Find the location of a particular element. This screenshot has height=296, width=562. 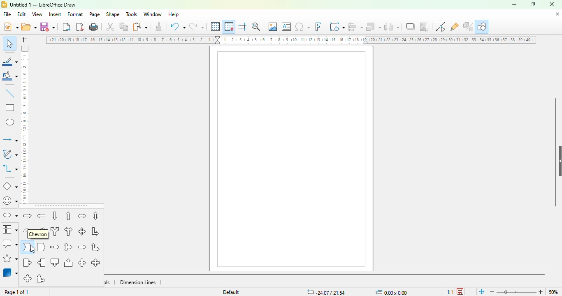

down arrow is located at coordinates (55, 216).